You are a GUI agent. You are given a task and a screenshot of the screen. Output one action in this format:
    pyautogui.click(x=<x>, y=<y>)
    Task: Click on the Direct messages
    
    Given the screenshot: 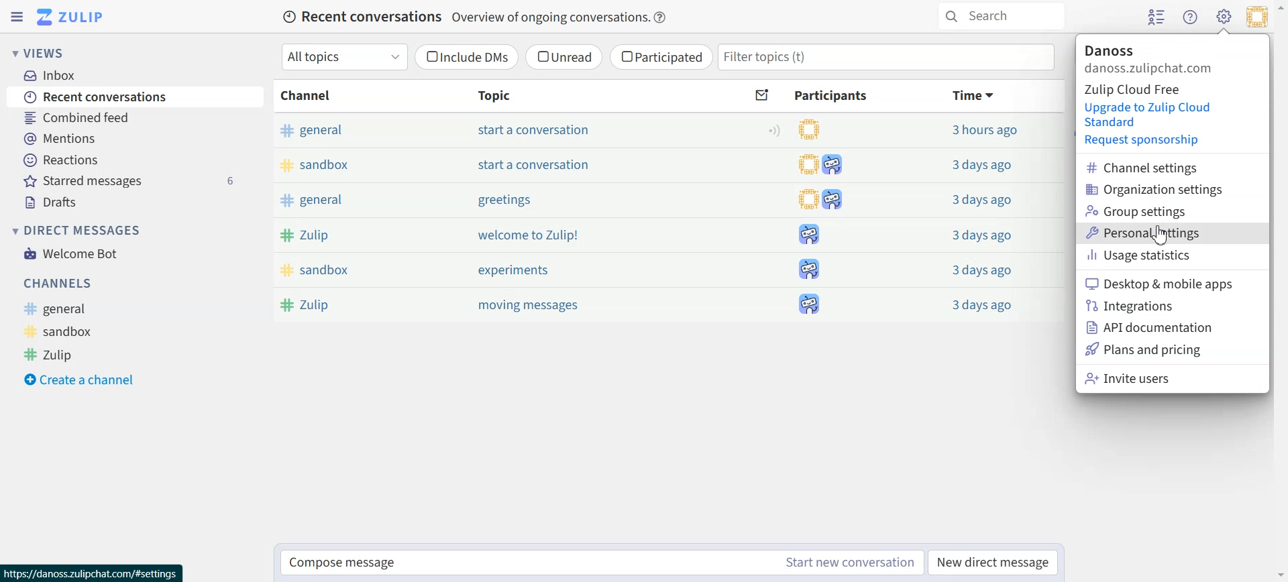 What is the action you would take?
    pyautogui.click(x=75, y=231)
    